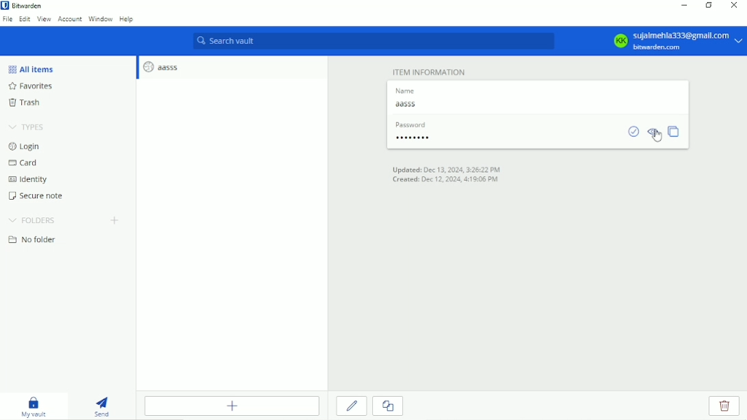  What do you see at coordinates (428, 70) in the screenshot?
I see `Item information` at bounding box center [428, 70].